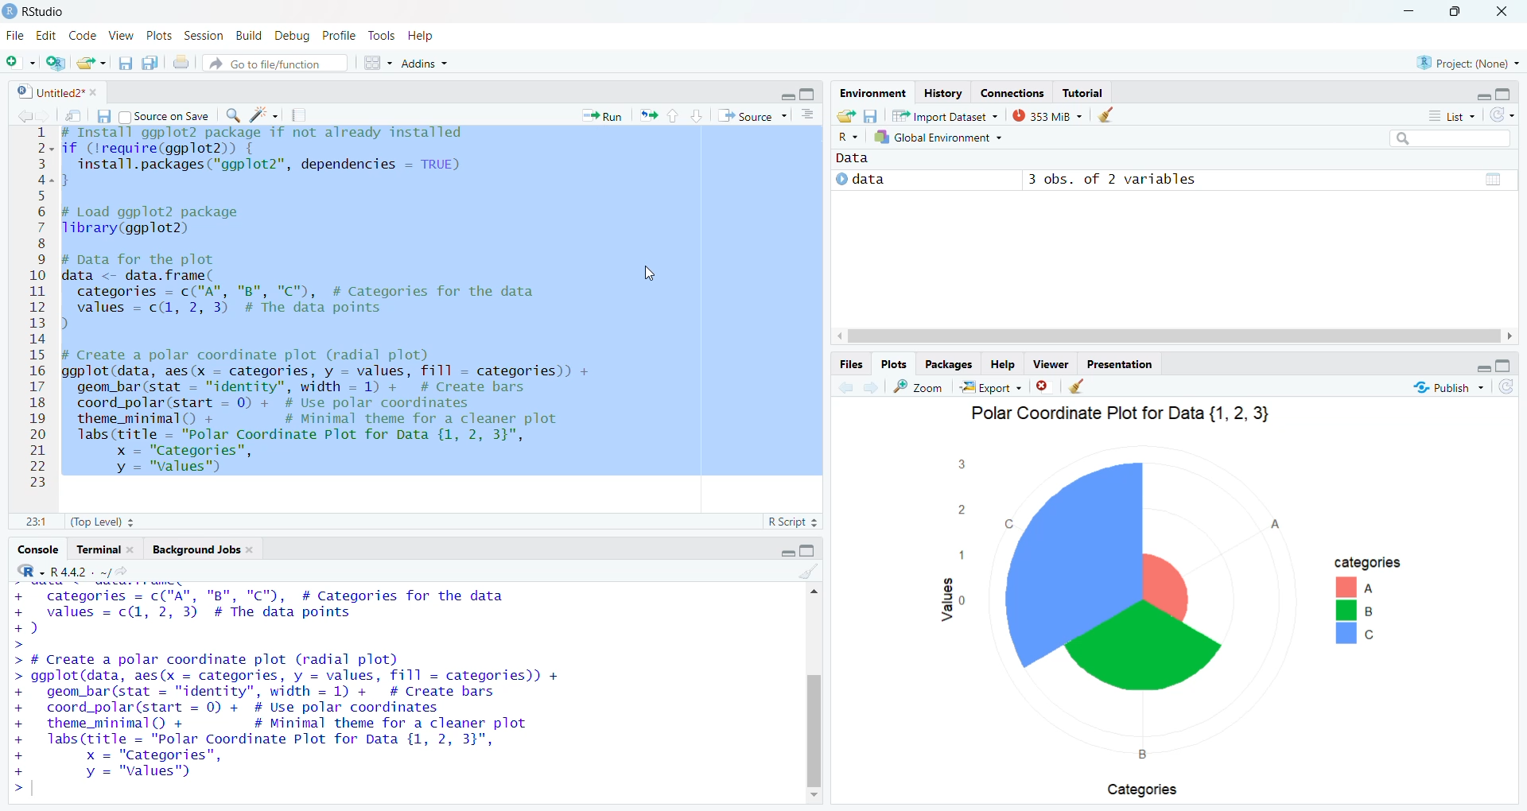  Describe the element at coordinates (150, 63) in the screenshot. I see `save all open documents` at that location.